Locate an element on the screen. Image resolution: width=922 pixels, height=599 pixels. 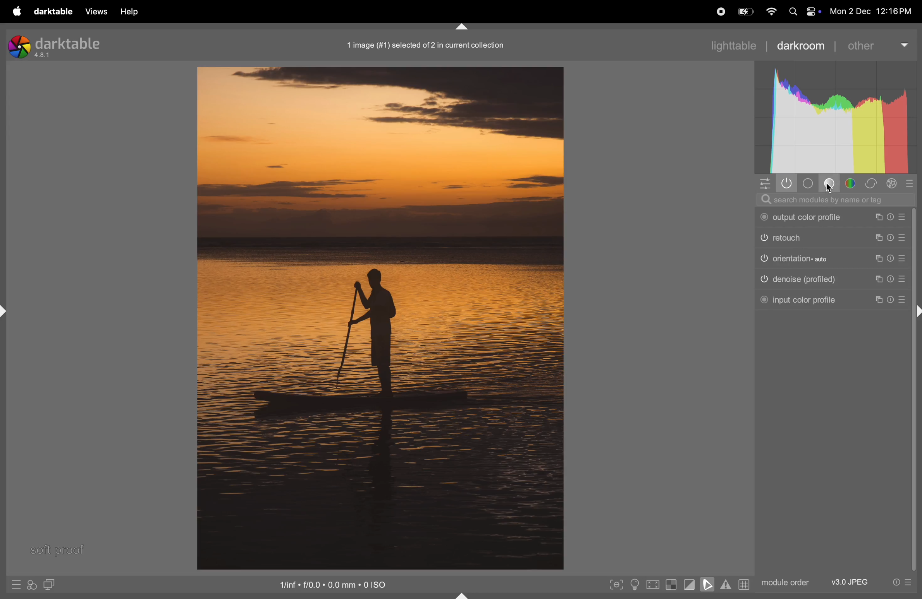
 is located at coordinates (380, 319).